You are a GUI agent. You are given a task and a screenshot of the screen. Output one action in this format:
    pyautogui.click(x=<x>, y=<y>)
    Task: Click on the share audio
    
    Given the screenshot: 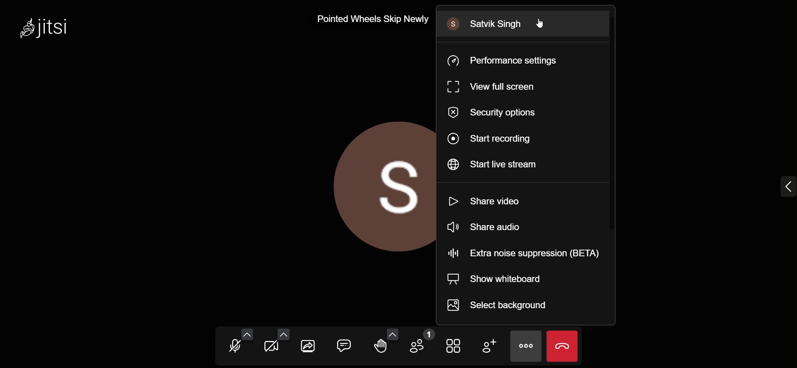 What is the action you would take?
    pyautogui.click(x=490, y=230)
    